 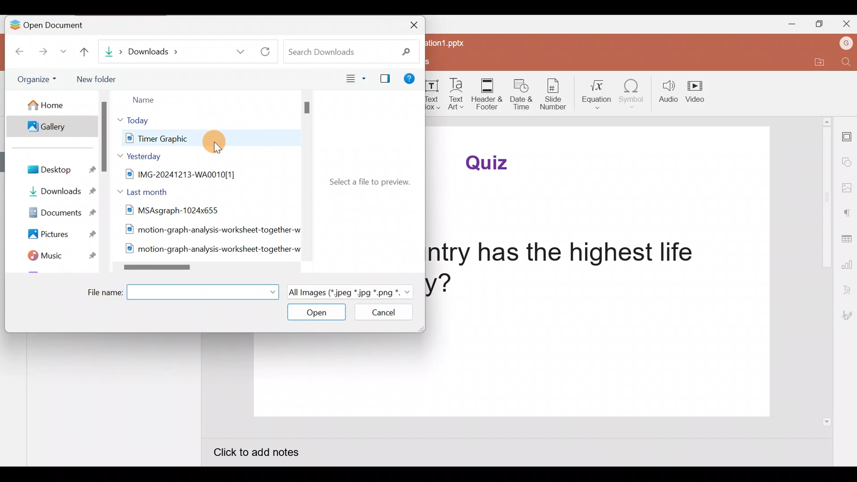 I want to click on Chart settings, so click(x=847, y=265).